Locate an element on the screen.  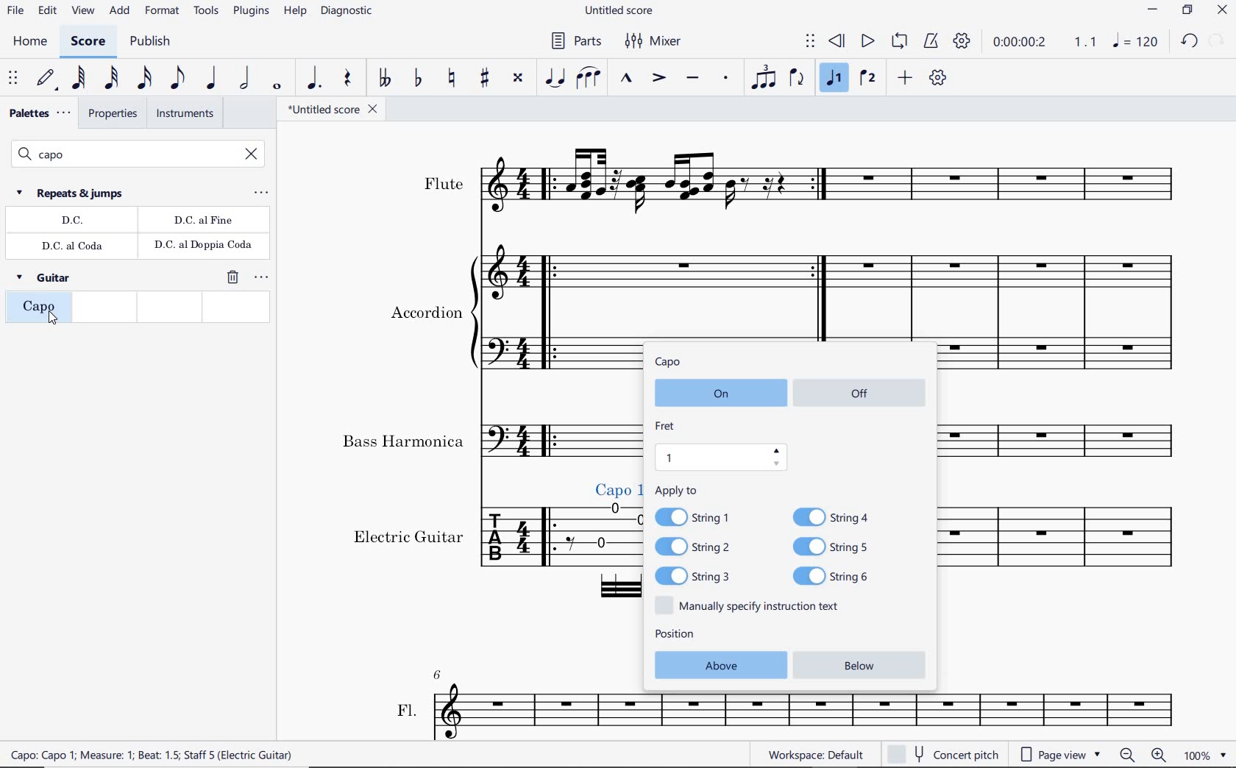
Instrument: Flute is located at coordinates (801, 182).